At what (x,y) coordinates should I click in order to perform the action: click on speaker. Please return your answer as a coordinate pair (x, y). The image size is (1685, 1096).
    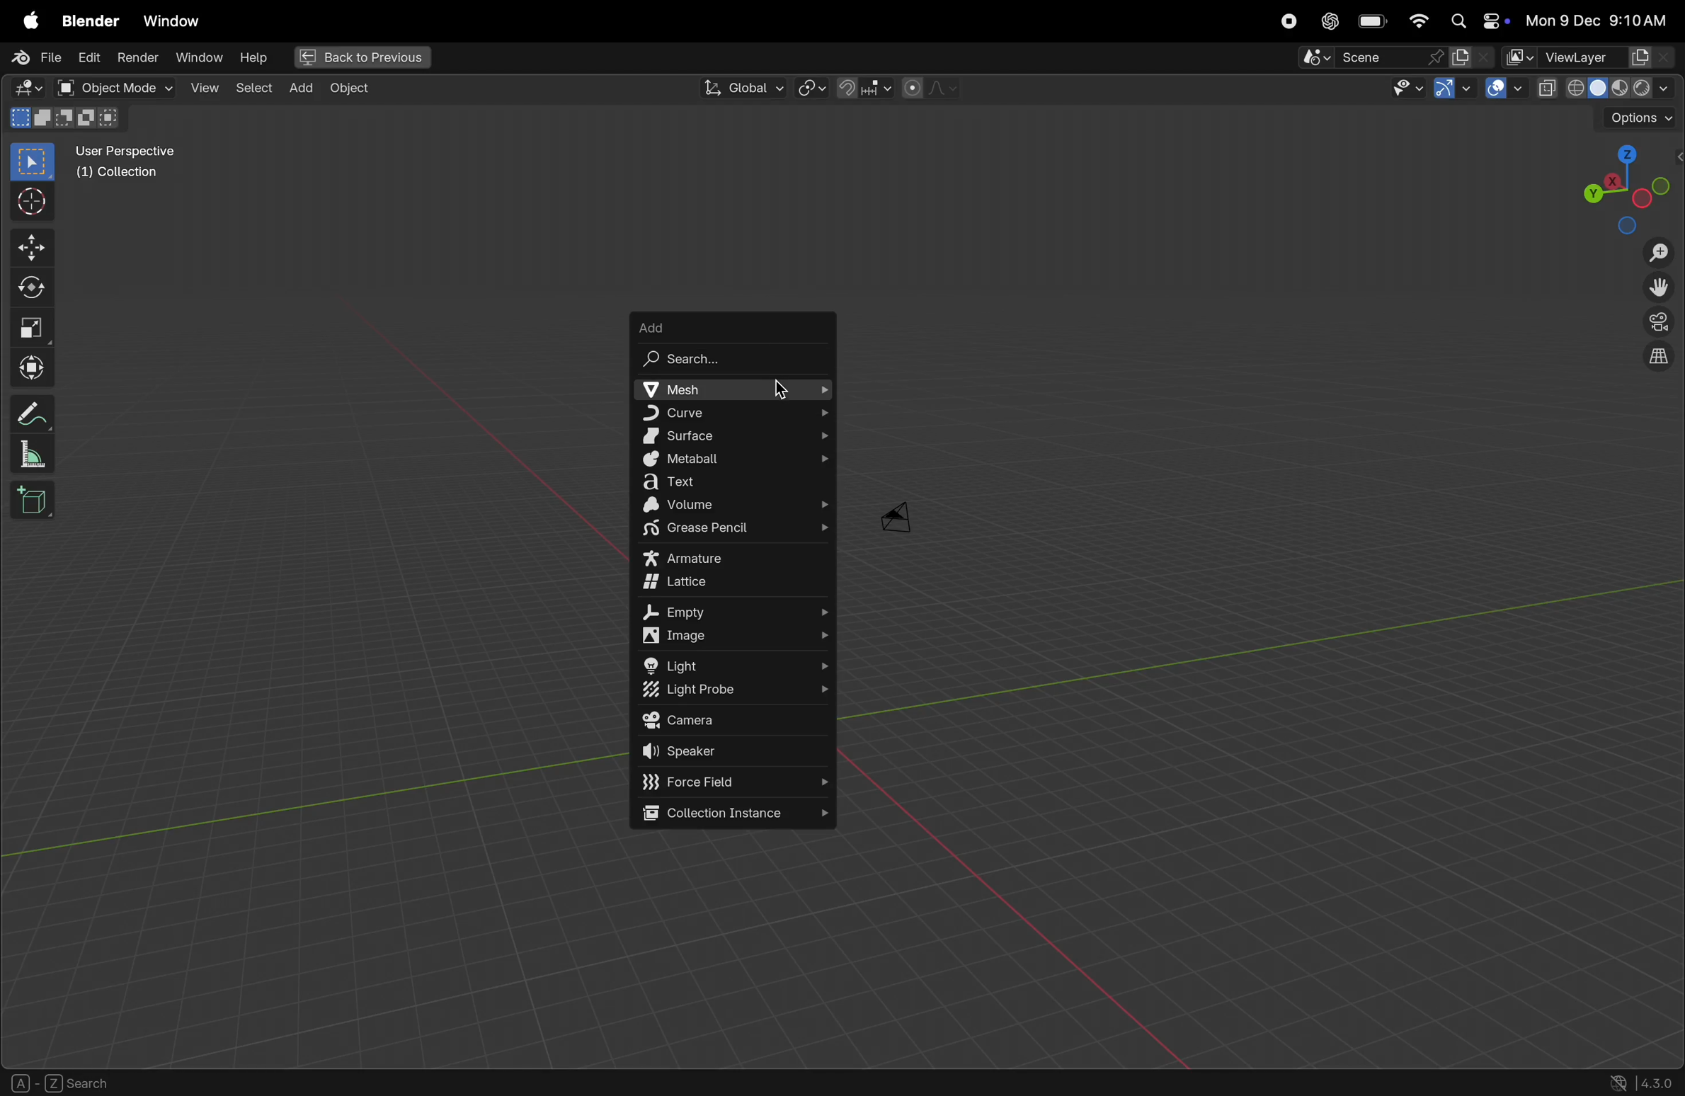
    Looking at the image, I should click on (736, 753).